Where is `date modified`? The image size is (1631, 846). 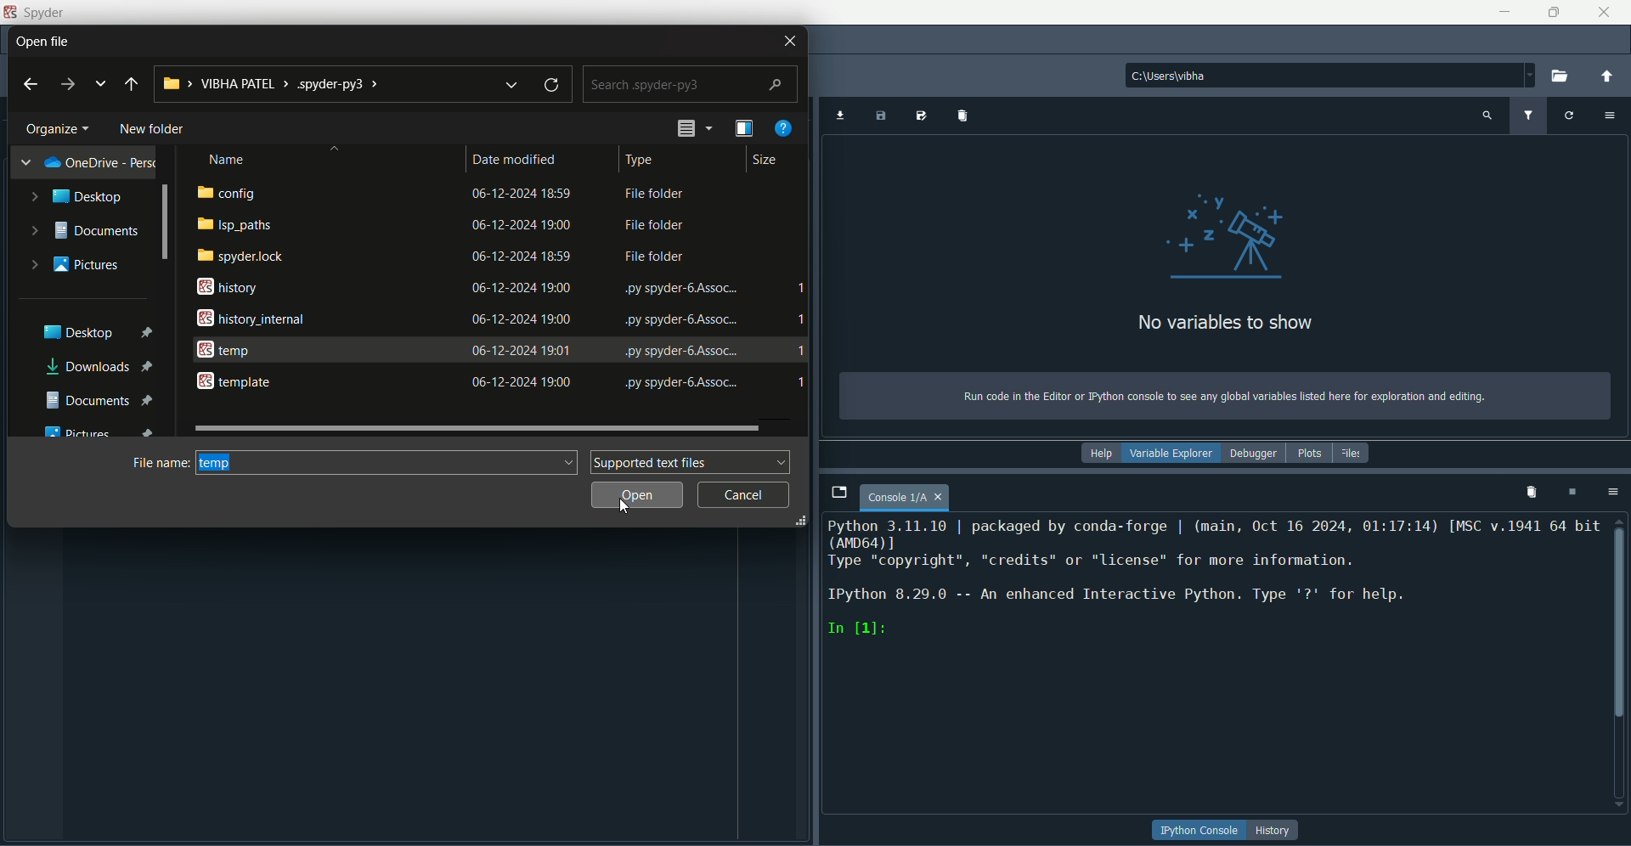 date modified is located at coordinates (518, 158).